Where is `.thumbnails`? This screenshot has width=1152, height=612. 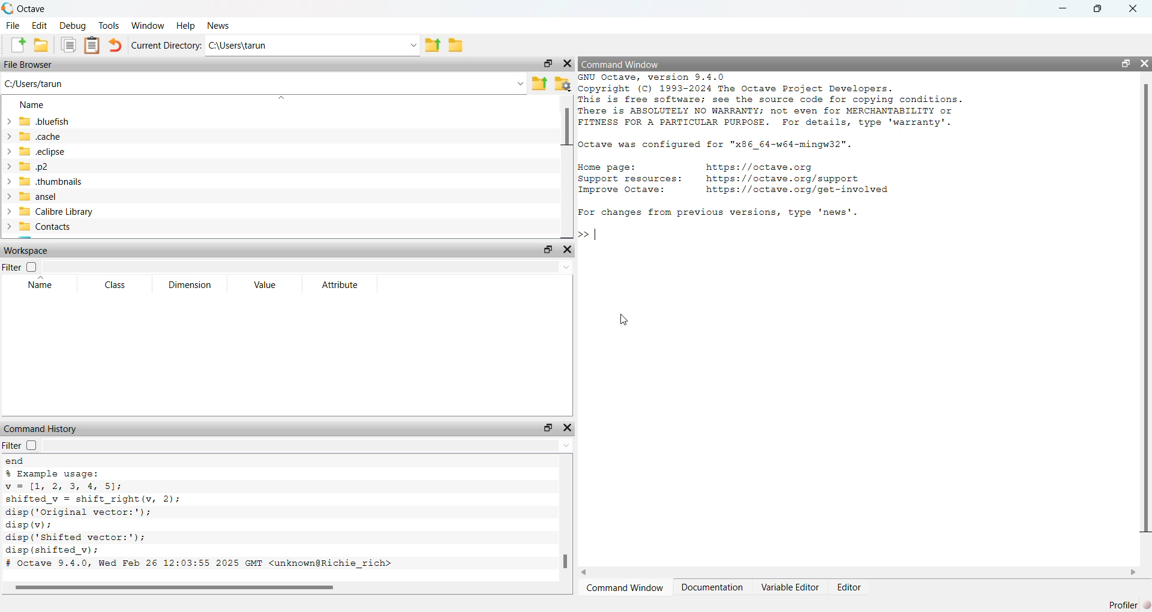
.thumbnails is located at coordinates (90, 182).